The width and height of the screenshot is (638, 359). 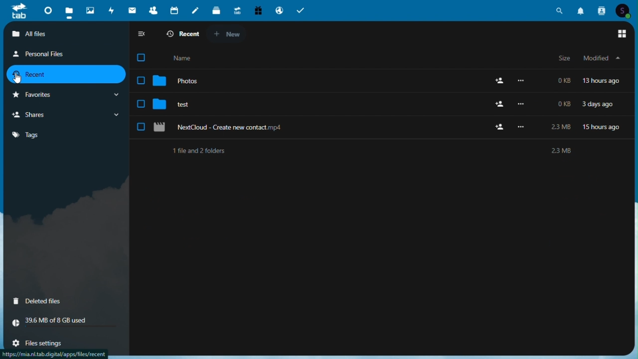 What do you see at coordinates (132, 10) in the screenshot?
I see `mail` at bounding box center [132, 10].